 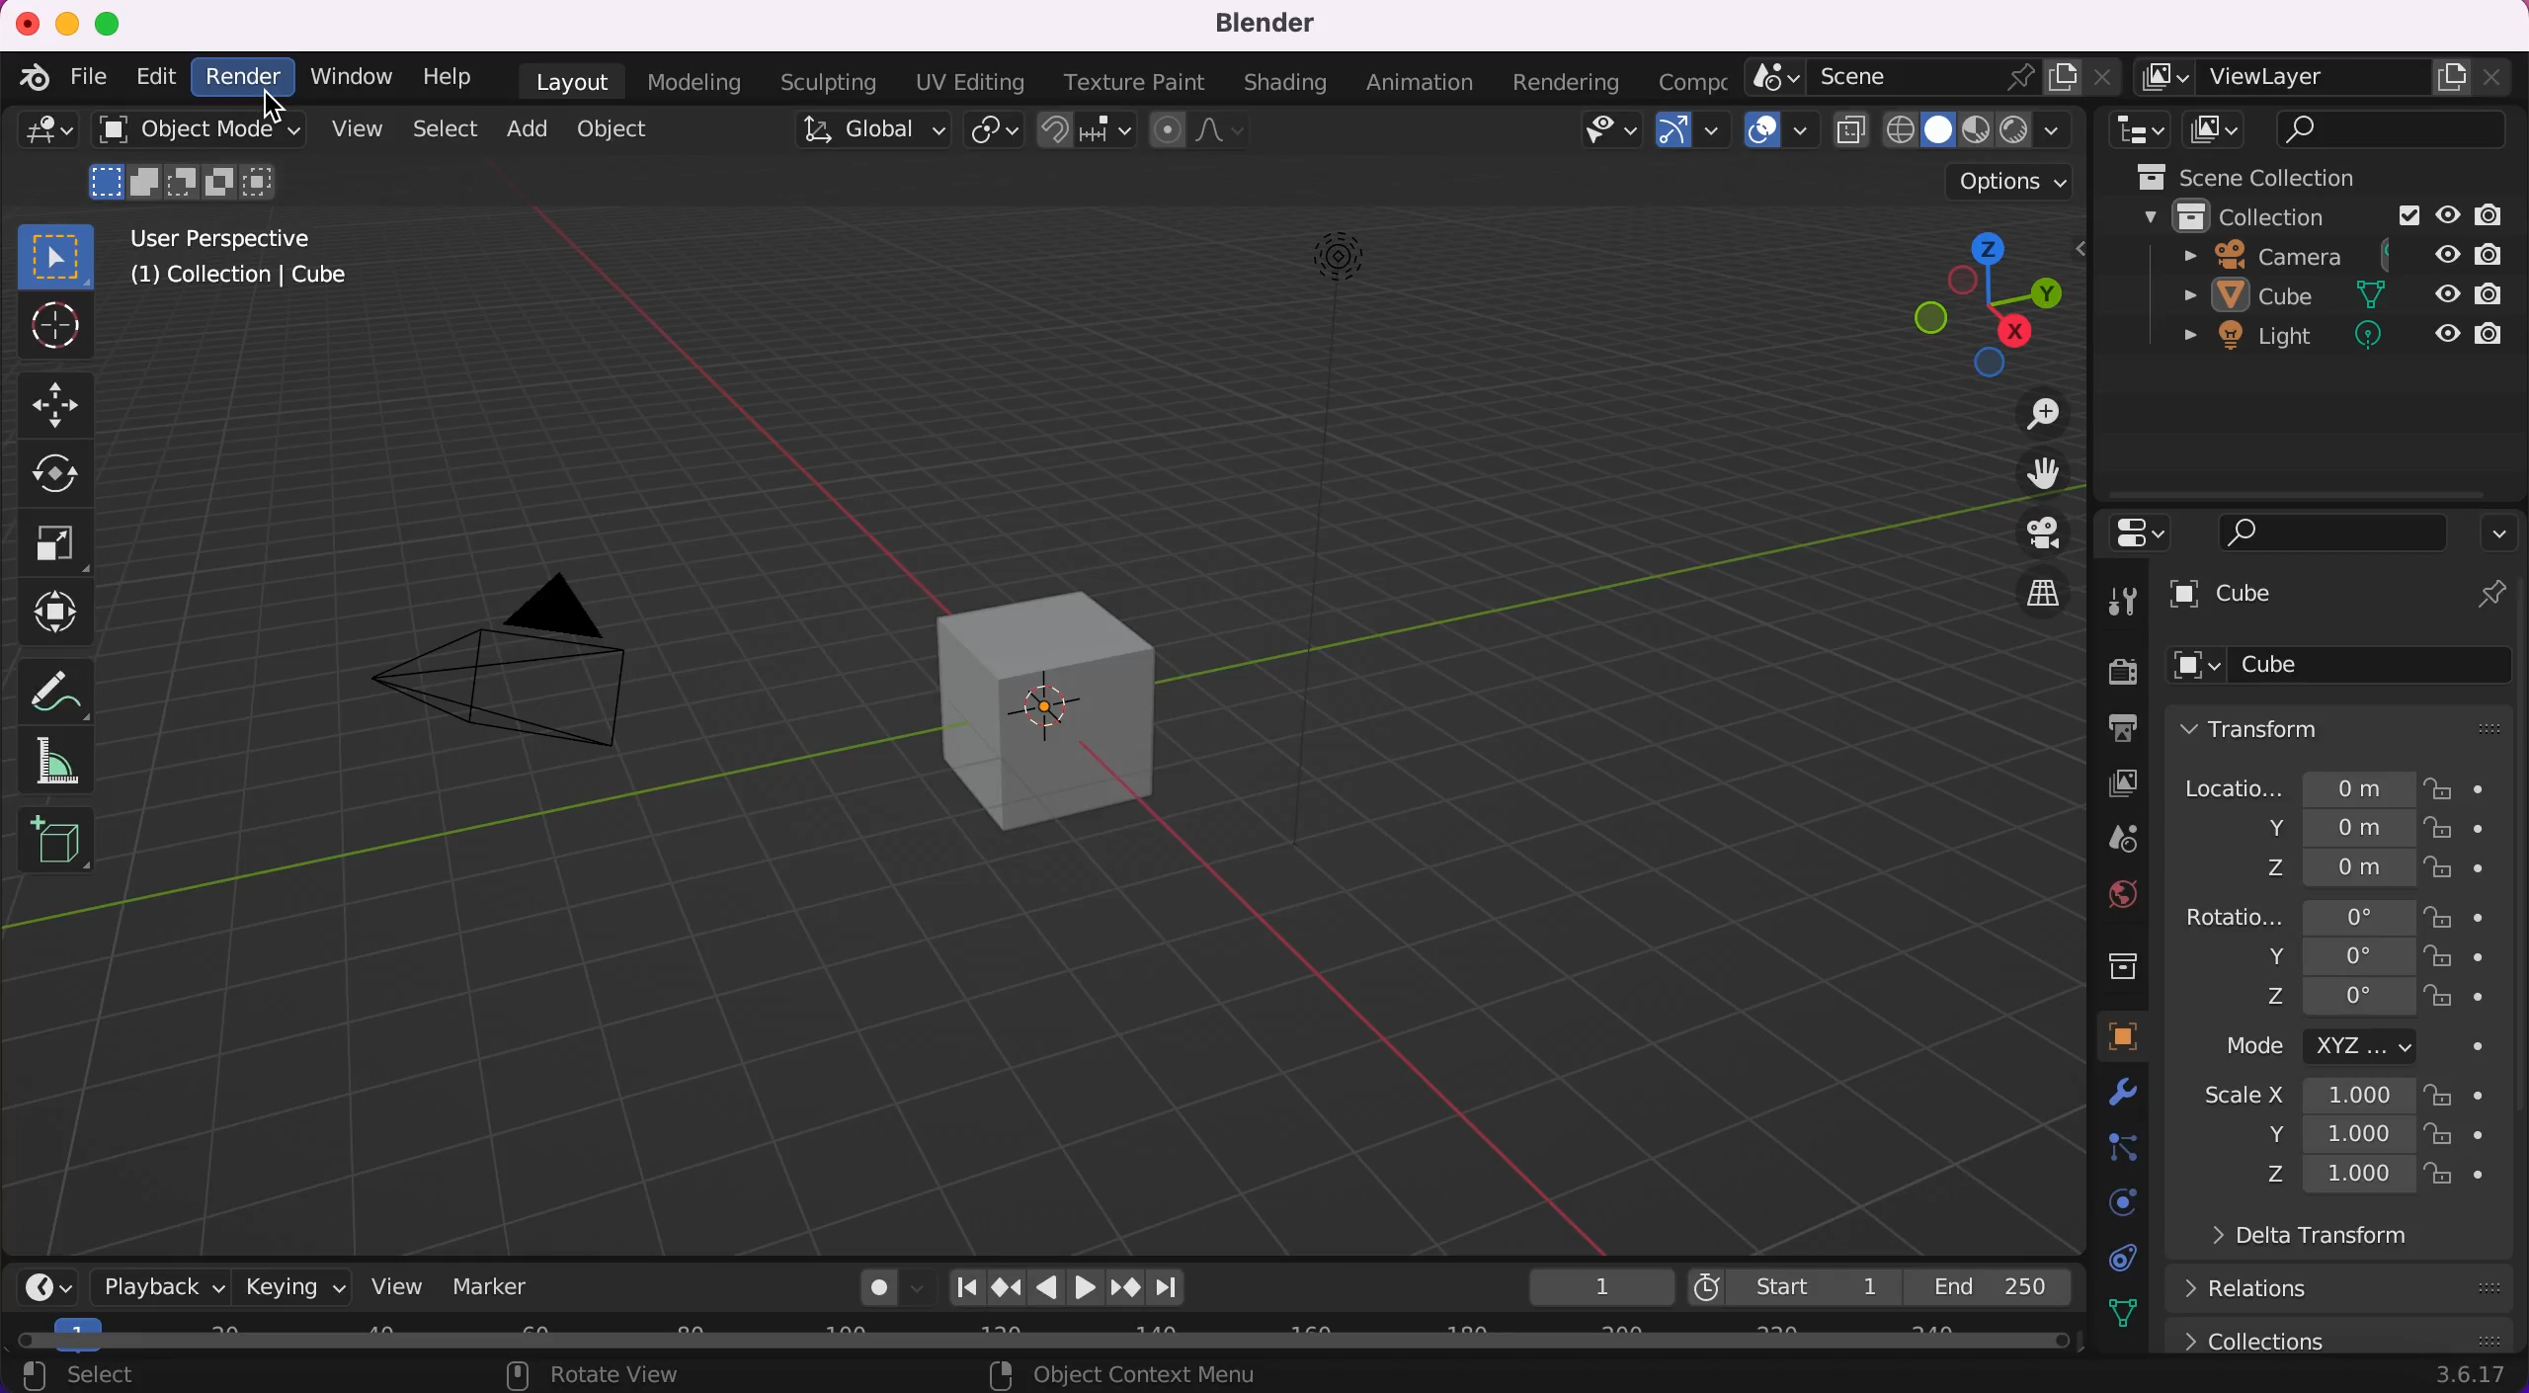 I want to click on disable in render, so click(x=2493, y=331).